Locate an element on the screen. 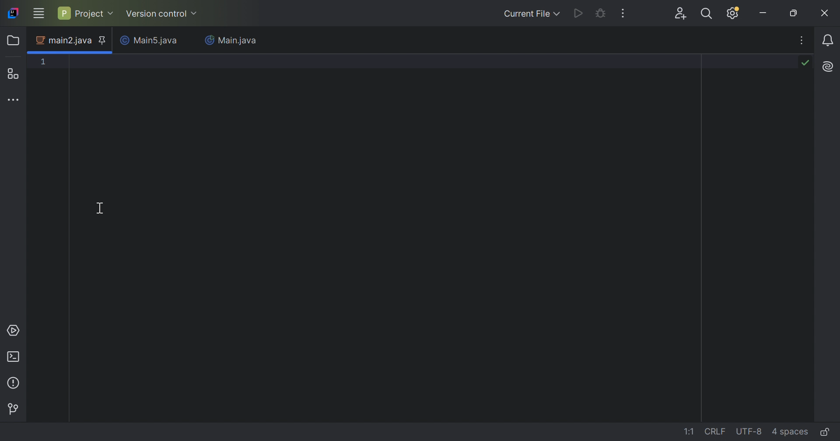 The height and width of the screenshot is (441, 840). go to line is located at coordinates (690, 431).